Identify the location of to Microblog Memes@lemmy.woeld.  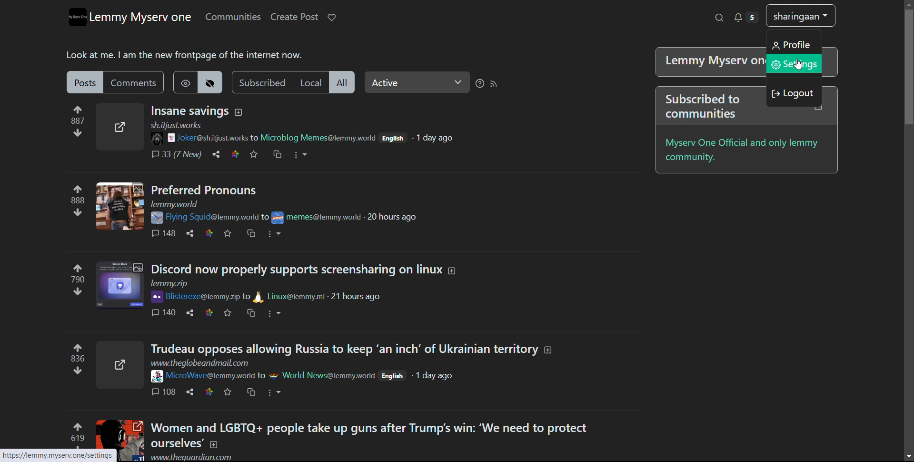
(313, 138).